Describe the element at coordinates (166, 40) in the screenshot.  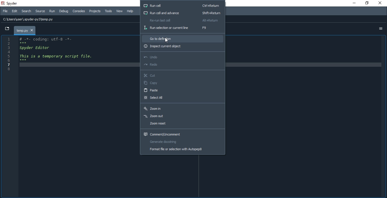
I see `cursor` at that location.